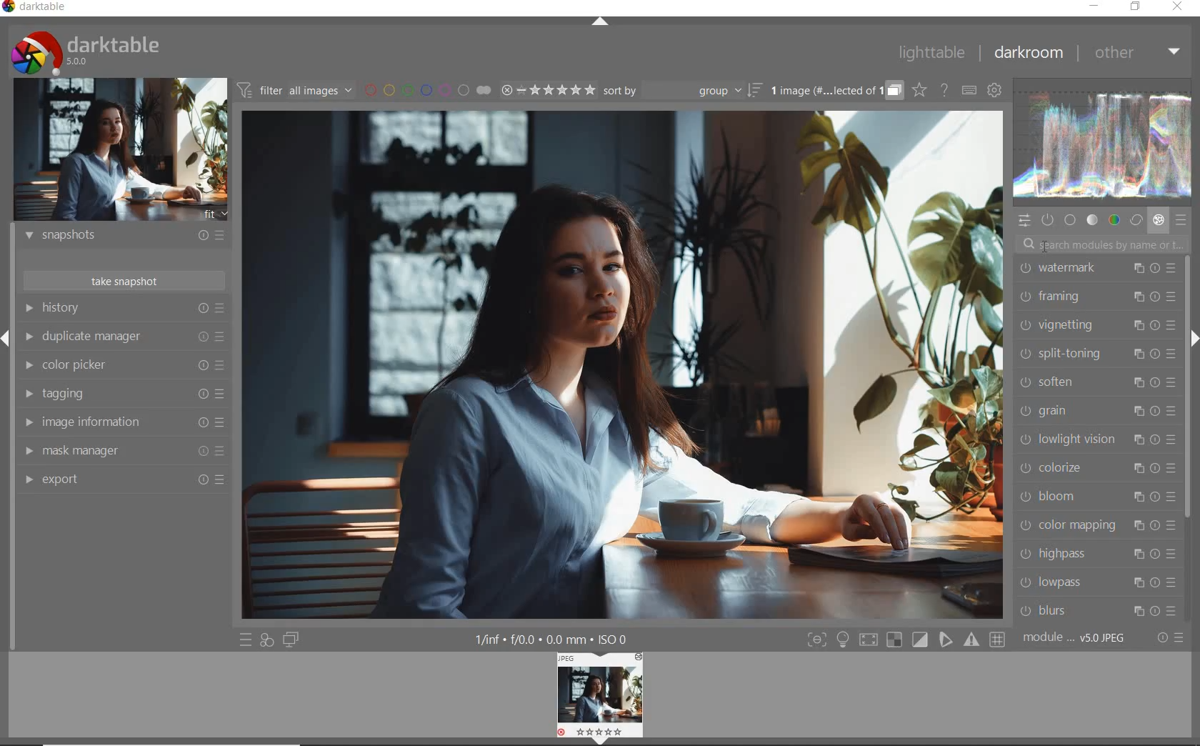 The width and height of the screenshot is (1200, 746). Describe the element at coordinates (620, 364) in the screenshot. I see `selected image` at that location.